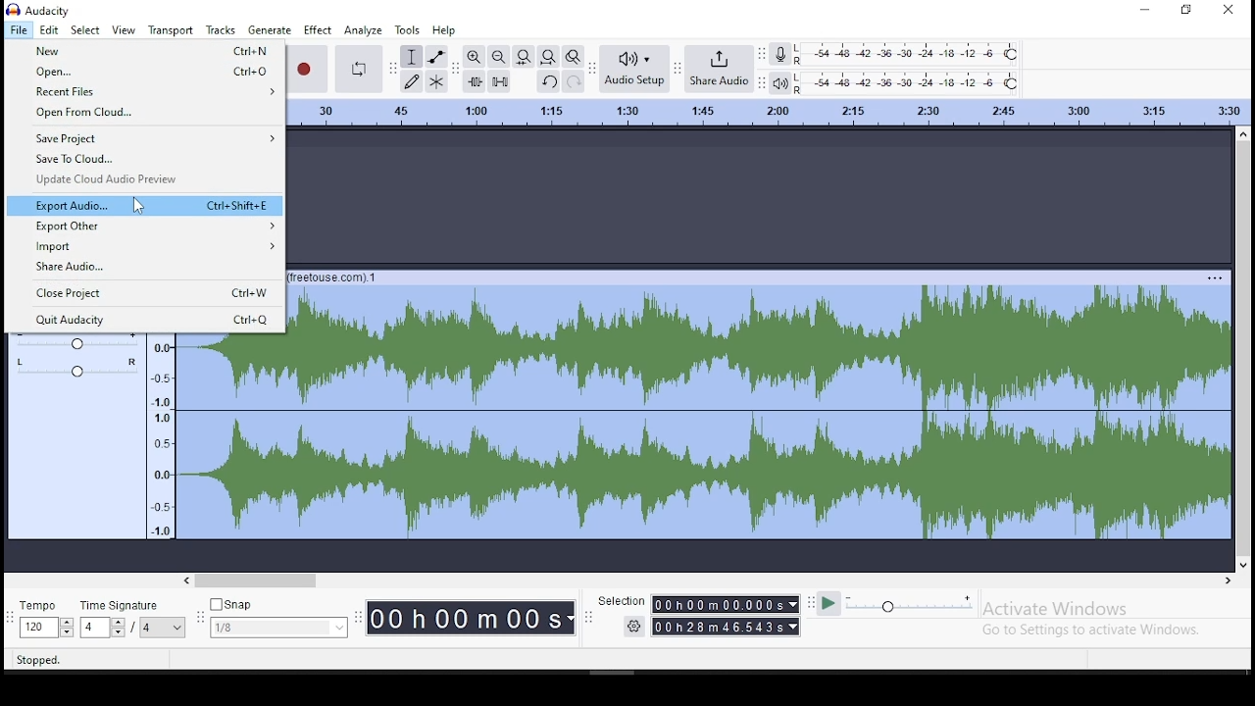 The image size is (1255, 706). I want to click on share audio, so click(716, 68).